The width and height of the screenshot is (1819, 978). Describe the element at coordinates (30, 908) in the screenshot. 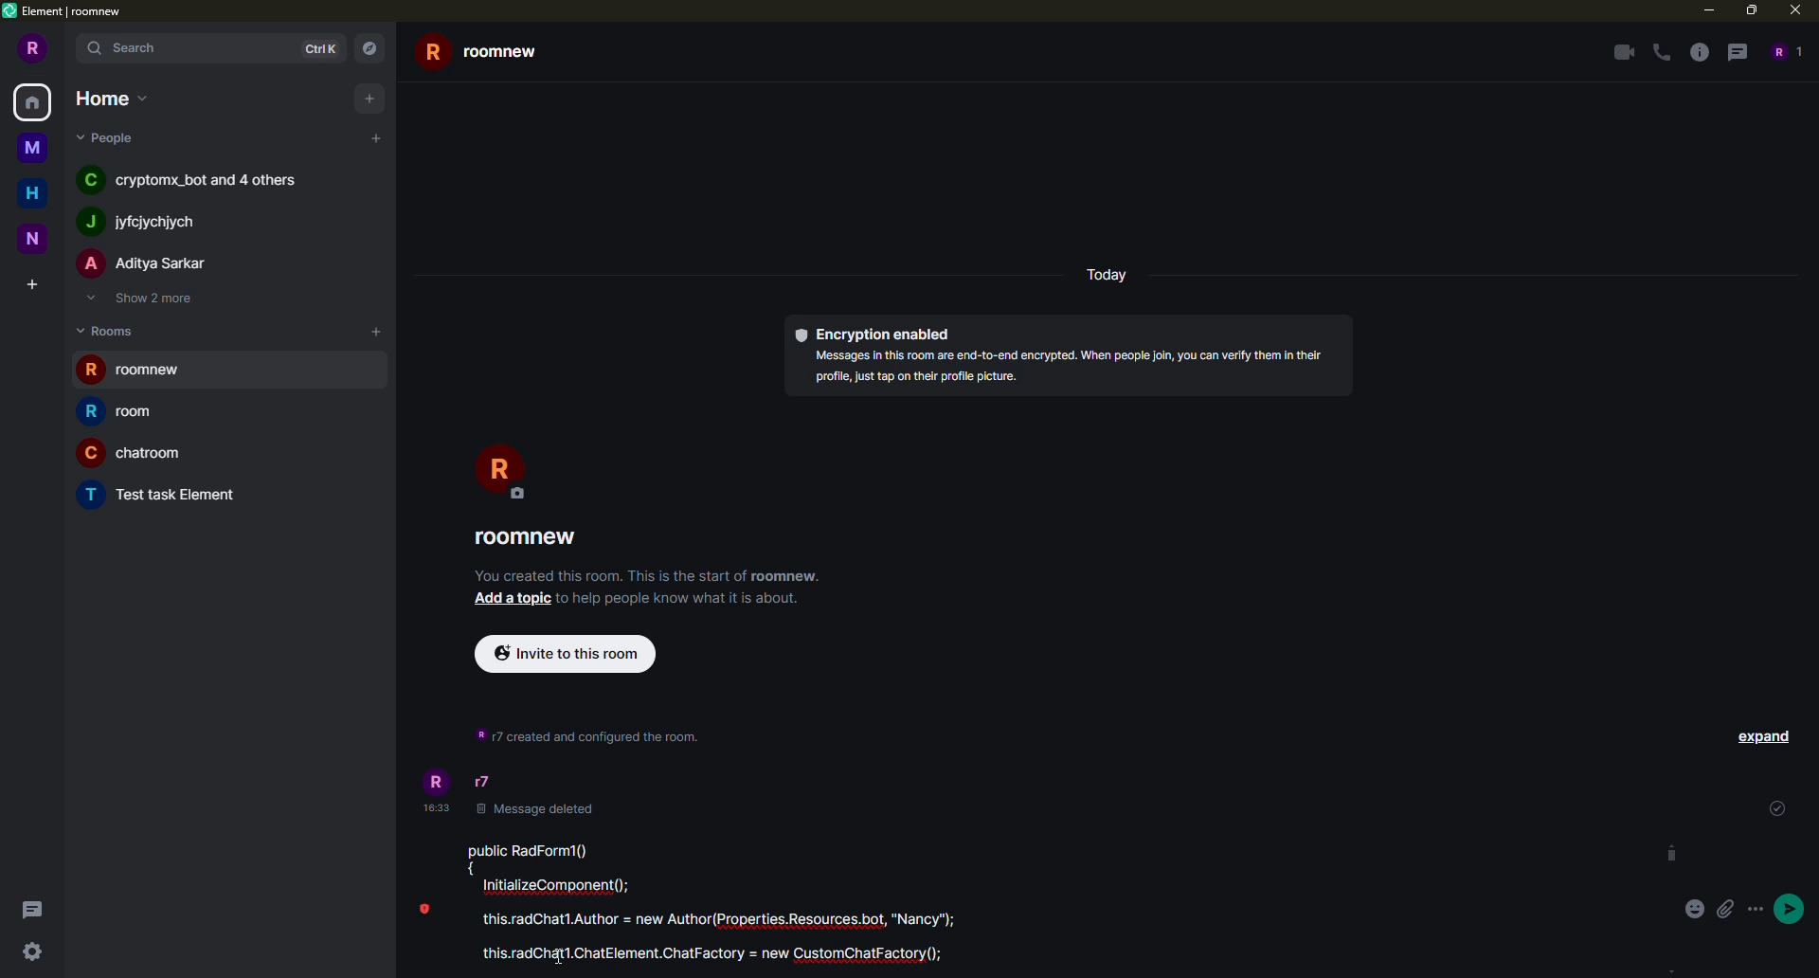

I see `threads` at that location.